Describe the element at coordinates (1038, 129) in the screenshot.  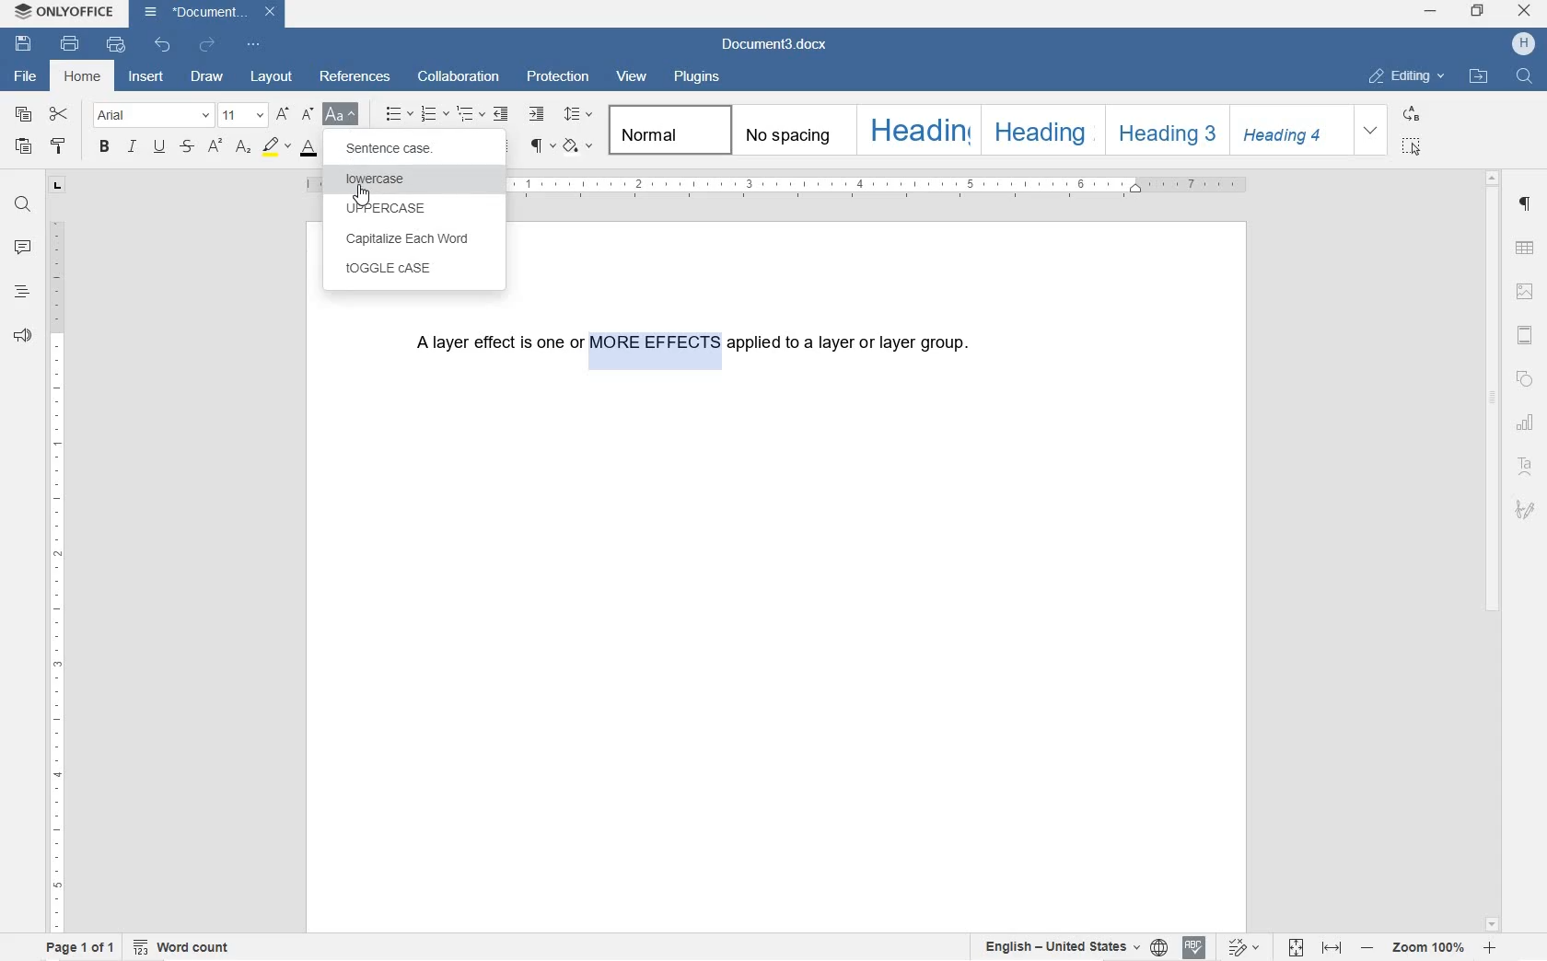
I see `HEADING 2` at that location.